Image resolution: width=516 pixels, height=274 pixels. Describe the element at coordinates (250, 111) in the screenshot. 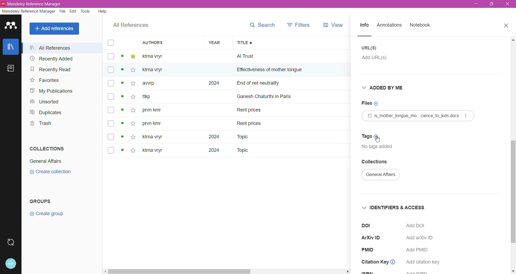

I see `Rent prices` at that location.